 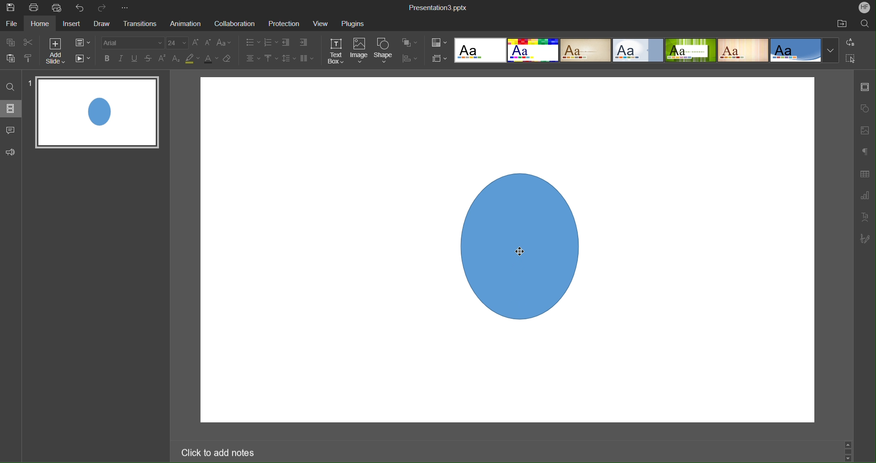 I want to click on Arial, so click(x=134, y=42).